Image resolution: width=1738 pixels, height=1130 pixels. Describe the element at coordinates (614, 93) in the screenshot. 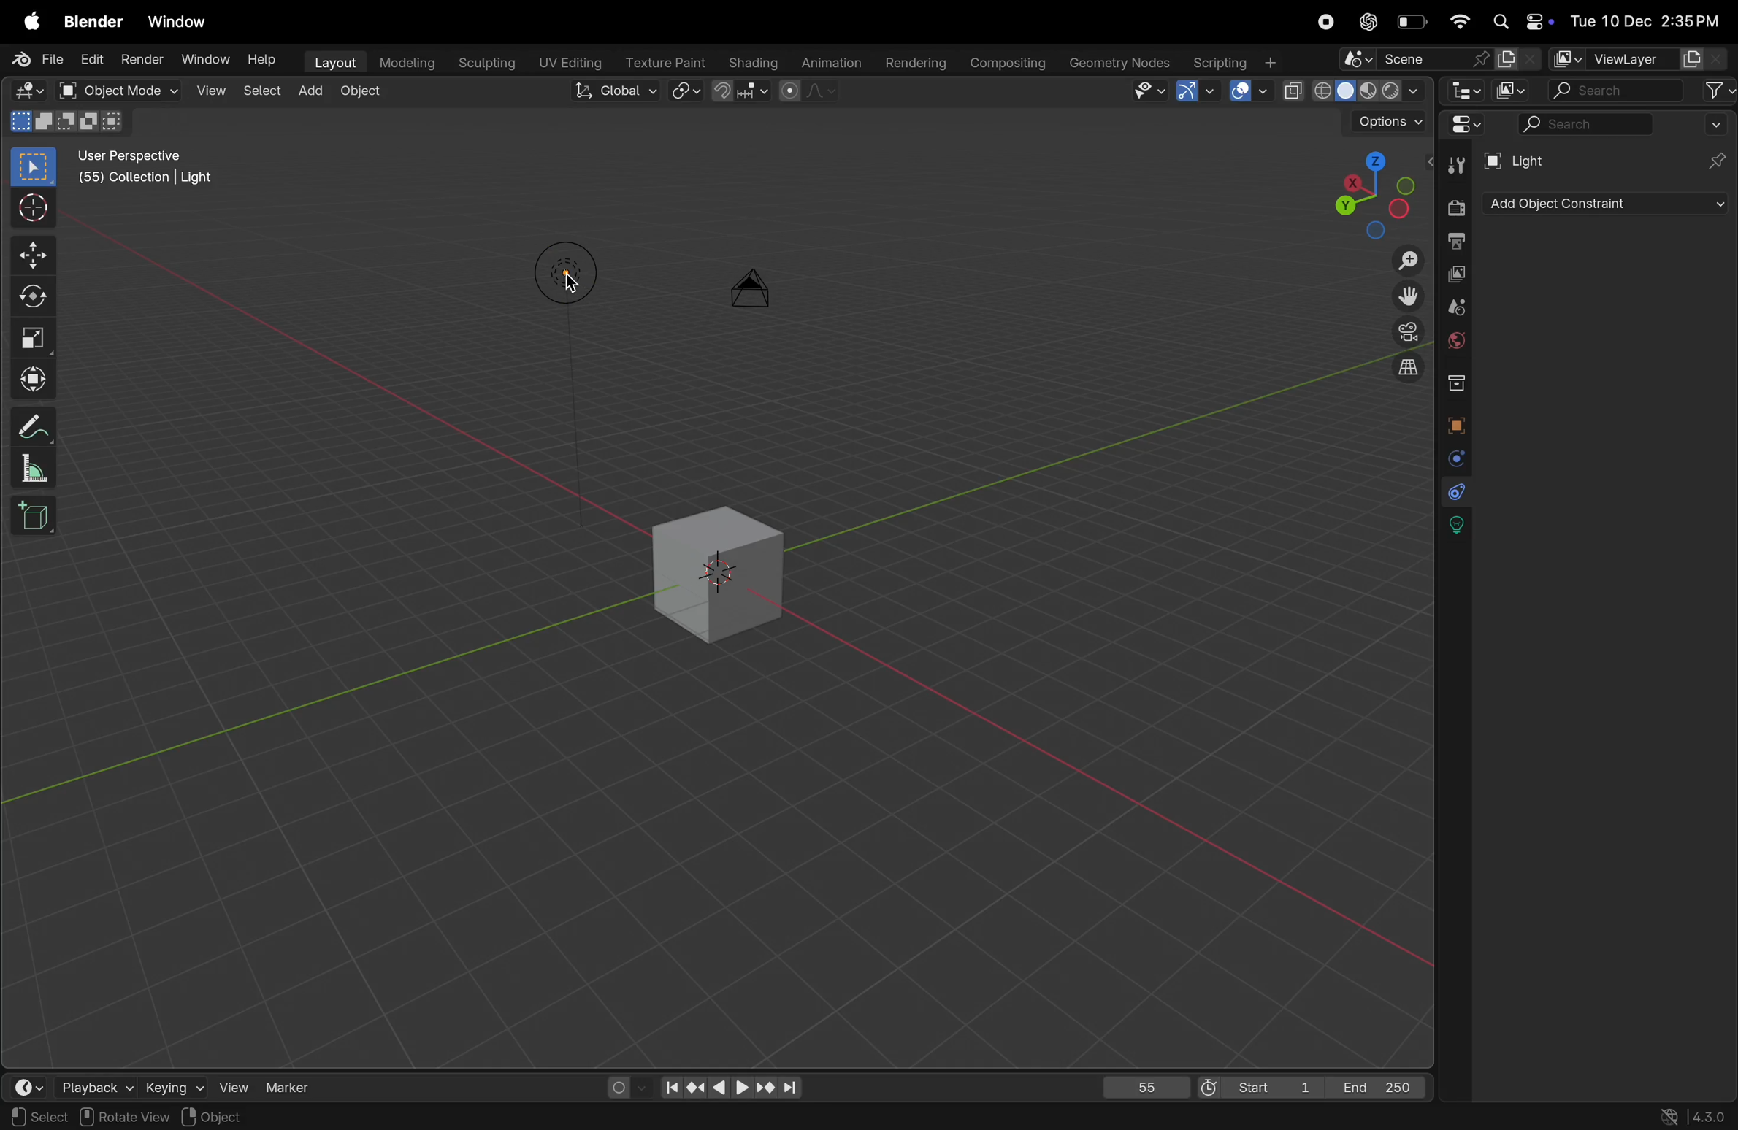

I see `Global` at that location.